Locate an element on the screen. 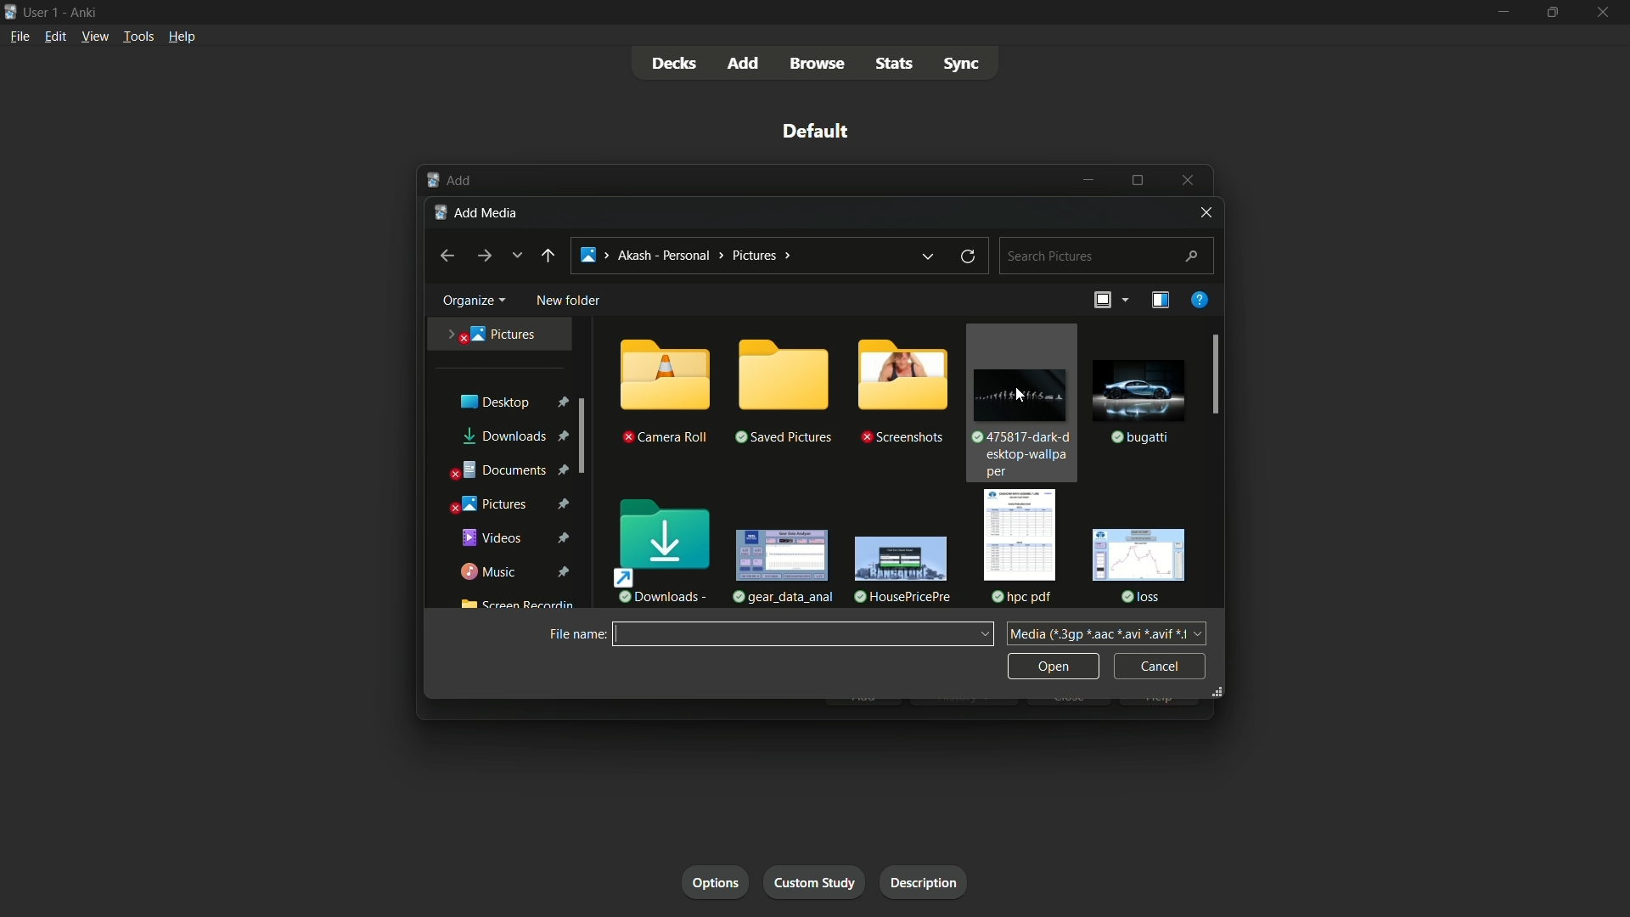  view menu is located at coordinates (94, 36).